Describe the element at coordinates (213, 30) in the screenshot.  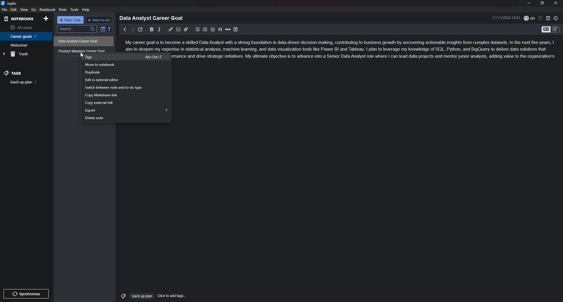
I see `checkbox` at that location.